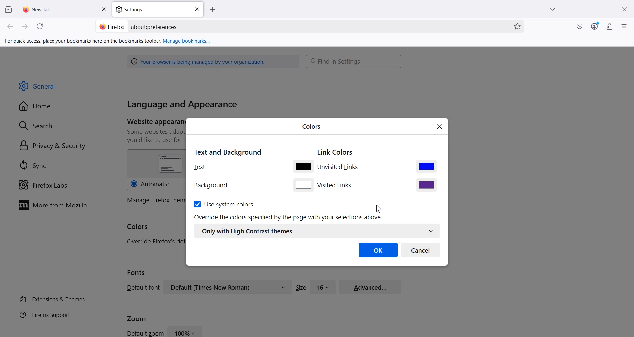 The width and height of the screenshot is (634, 337). What do you see at coordinates (136, 272) in the screenshot?
I see `Fonts` at bounding box center [136, 272].